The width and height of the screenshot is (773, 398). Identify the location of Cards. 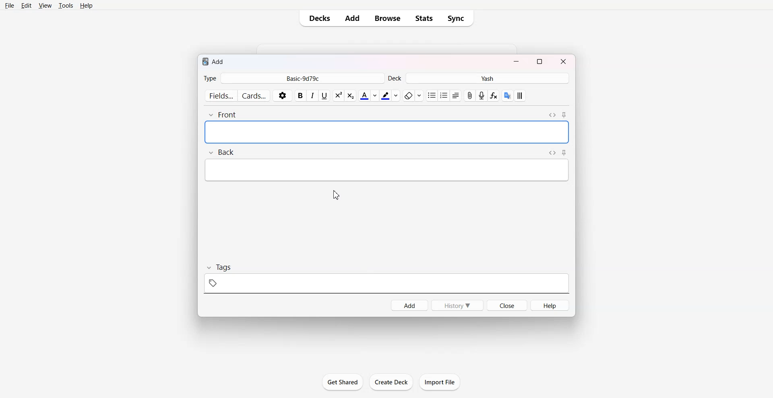
(254, 95).